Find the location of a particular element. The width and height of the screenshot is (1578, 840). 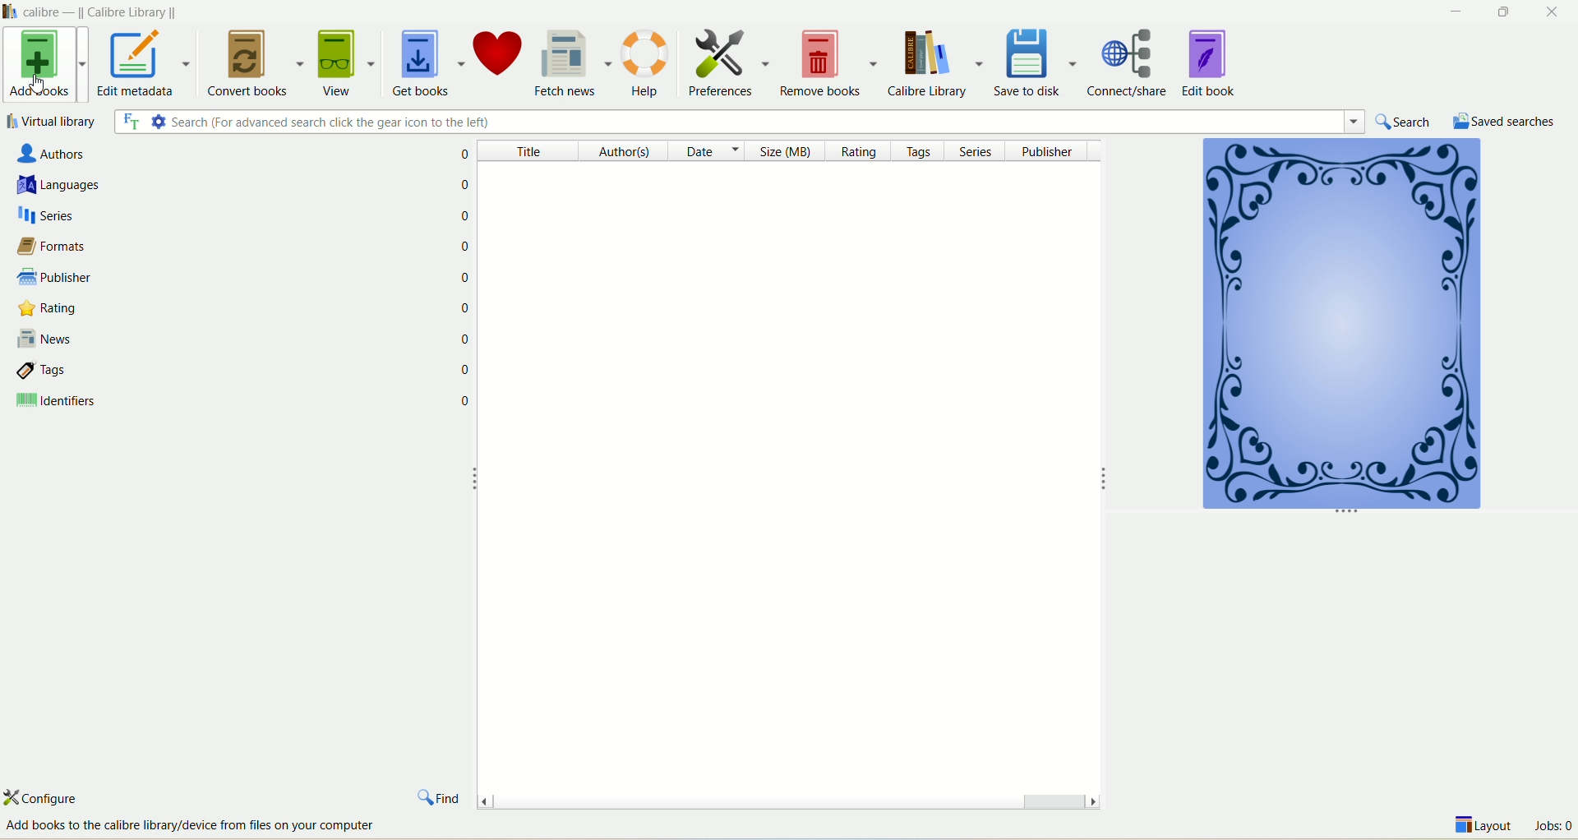

edit book is located at coordinates (1211, 62).